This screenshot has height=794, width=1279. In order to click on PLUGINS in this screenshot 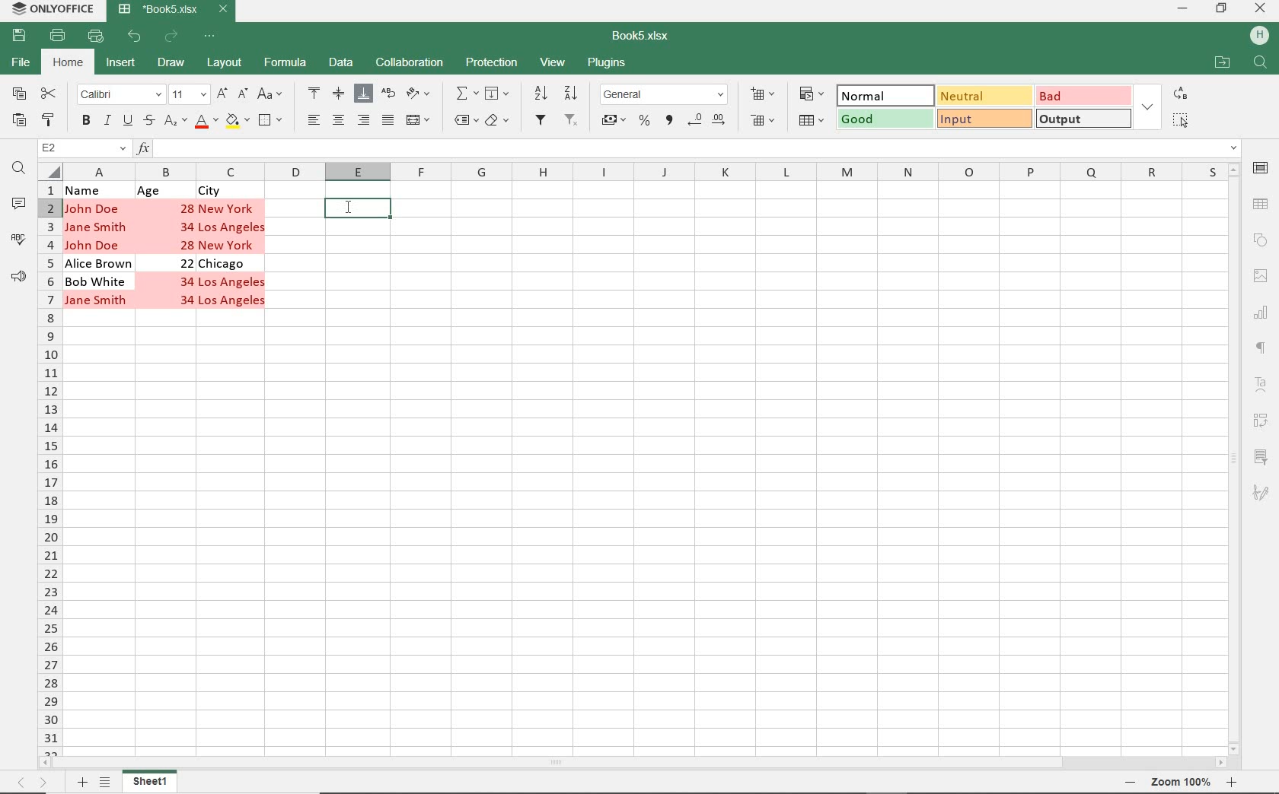, I will do `click(608, 64)`.